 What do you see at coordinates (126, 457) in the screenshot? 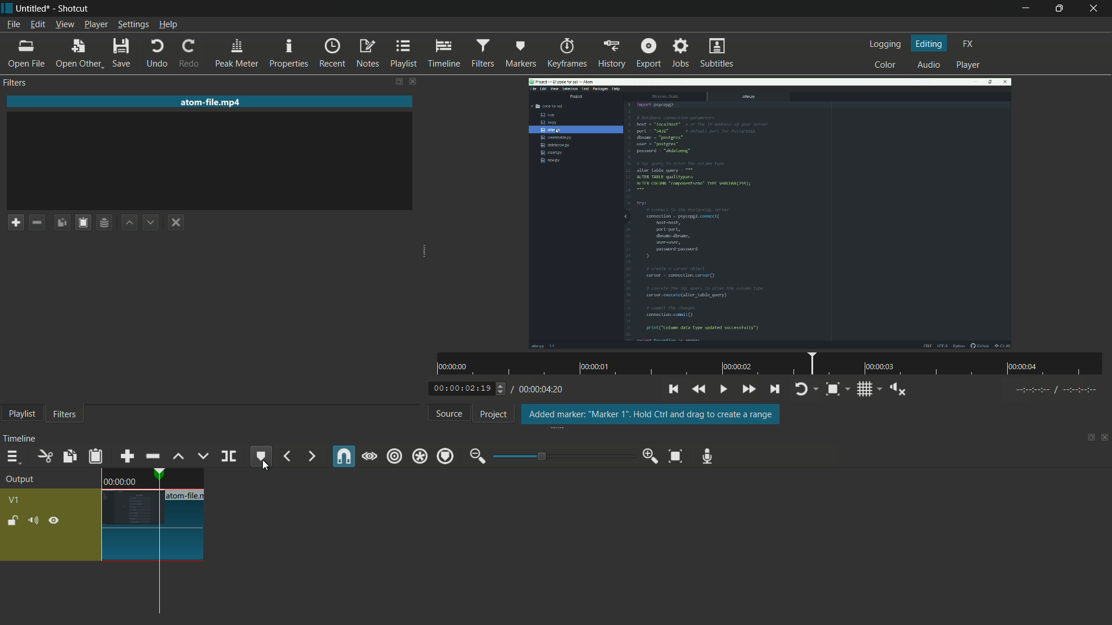
I see `append` at bounding box center [126, 457].